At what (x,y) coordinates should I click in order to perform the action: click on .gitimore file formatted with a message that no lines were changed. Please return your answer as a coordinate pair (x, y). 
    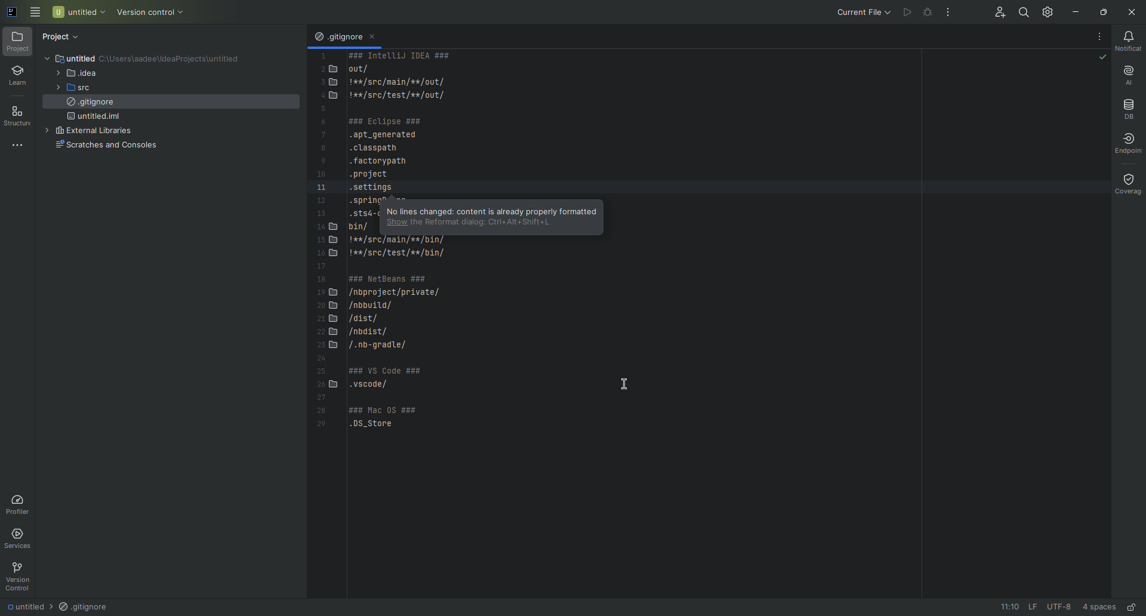
    Looking at the image, I should click on (489, 215).